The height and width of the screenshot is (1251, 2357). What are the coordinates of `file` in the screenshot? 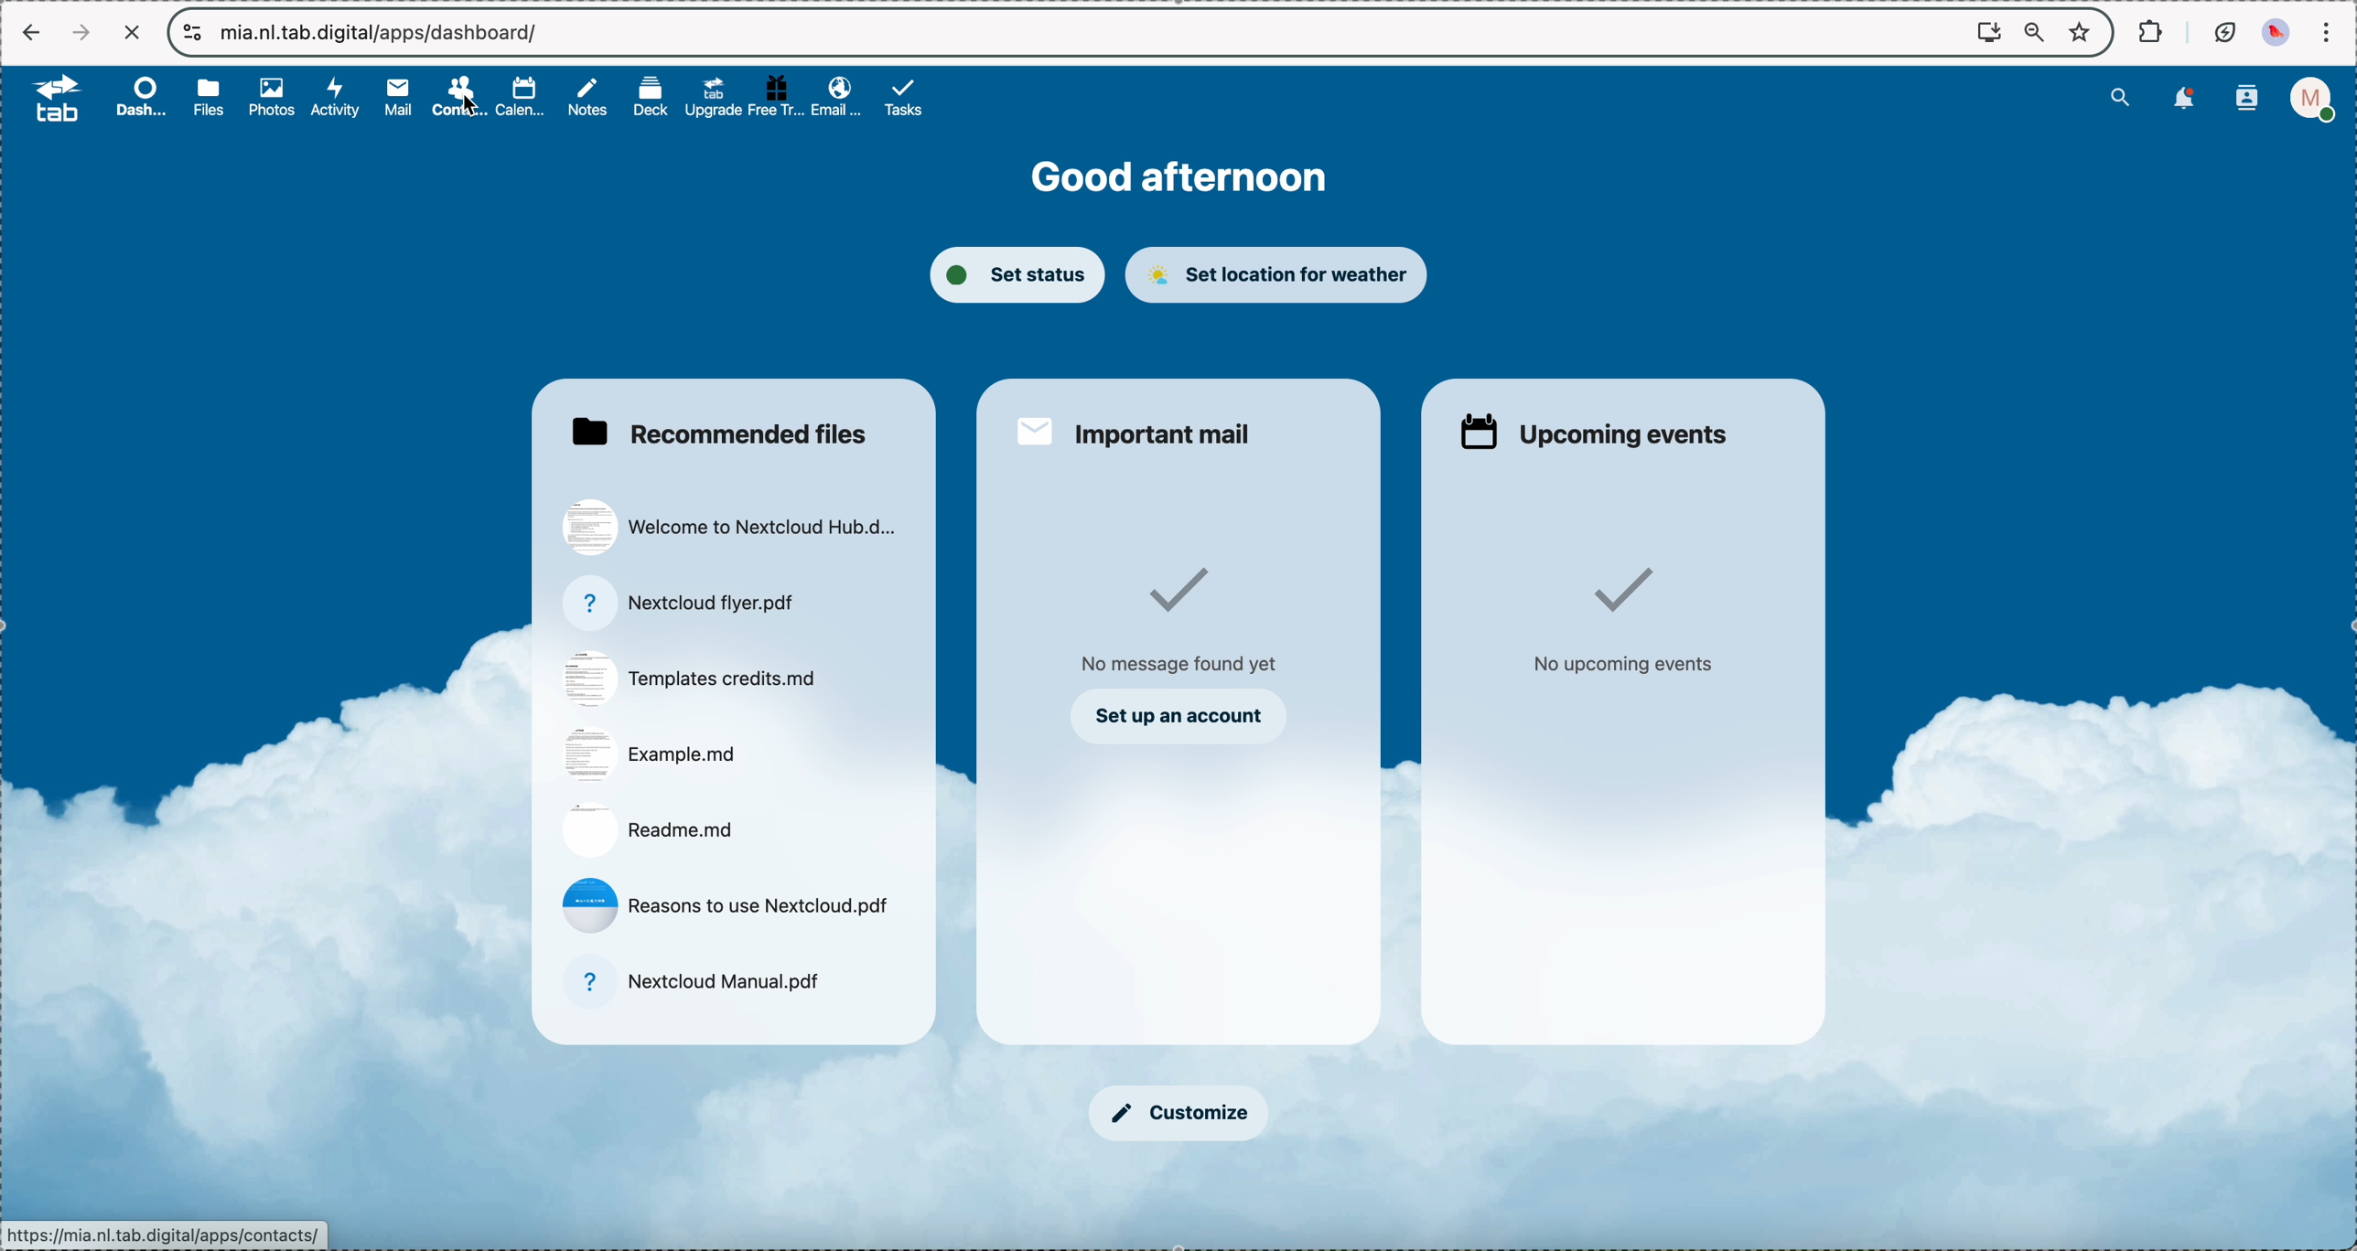 It's located at (651, 828).